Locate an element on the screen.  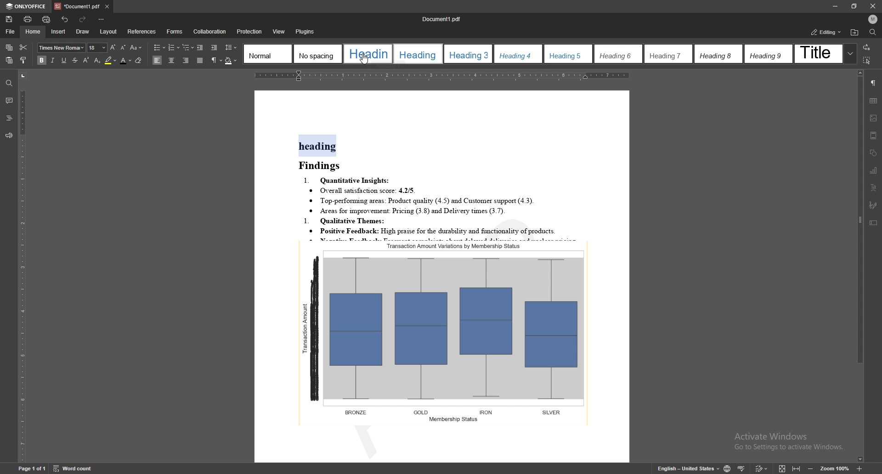
bullets is located at coordinates (159, 47).